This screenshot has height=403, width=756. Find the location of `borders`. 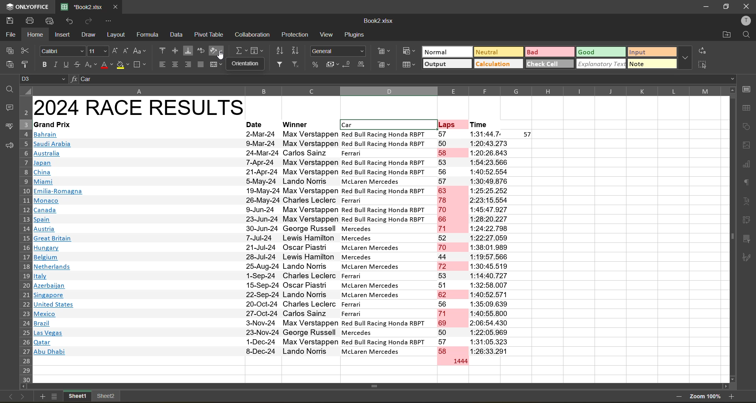

borders is located at coordinates (139, 65).